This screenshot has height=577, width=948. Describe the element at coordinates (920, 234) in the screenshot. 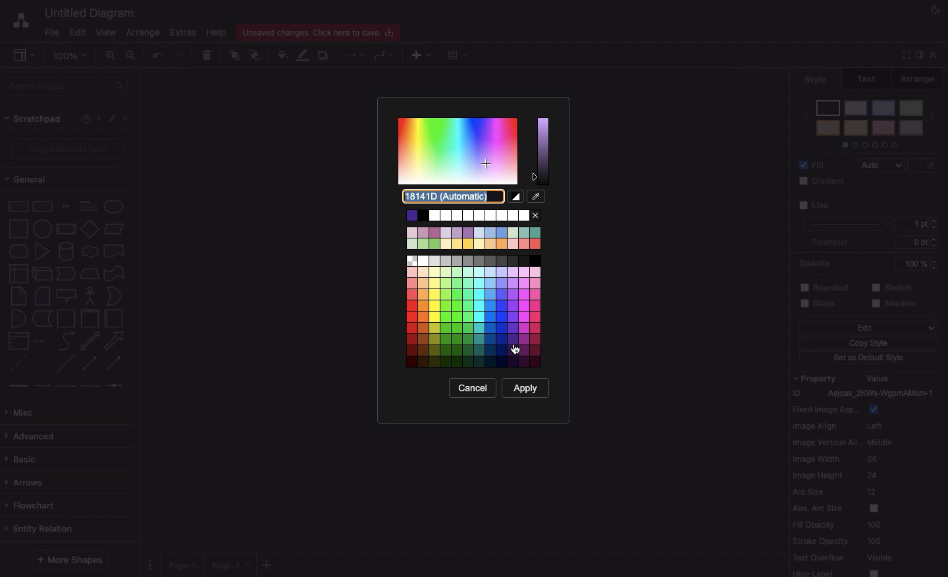

I see `Size` at that location.